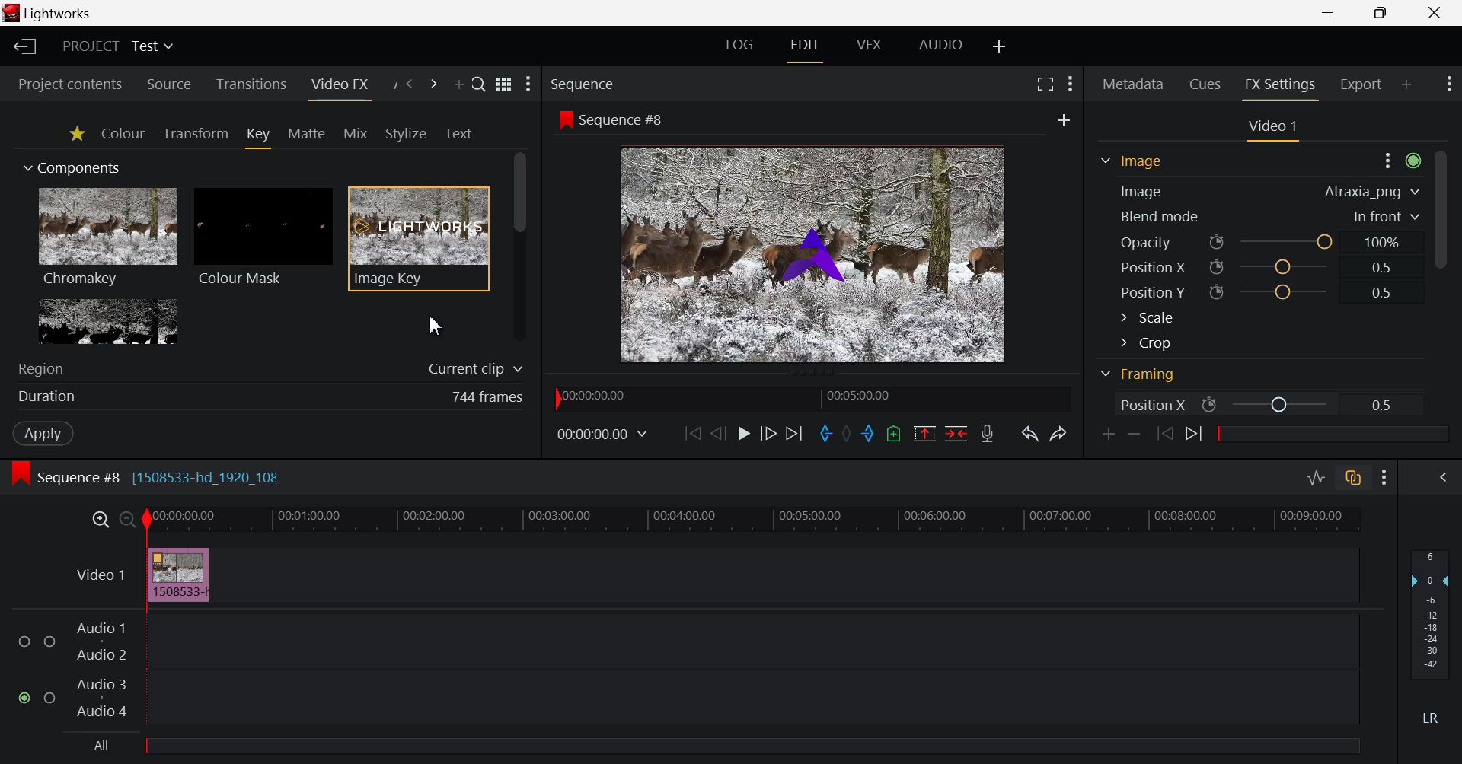 This screenshot has height=764, width=1462. Describe the element at coordinates (691, 430) in the screenshot. I see `To Start` at that location.